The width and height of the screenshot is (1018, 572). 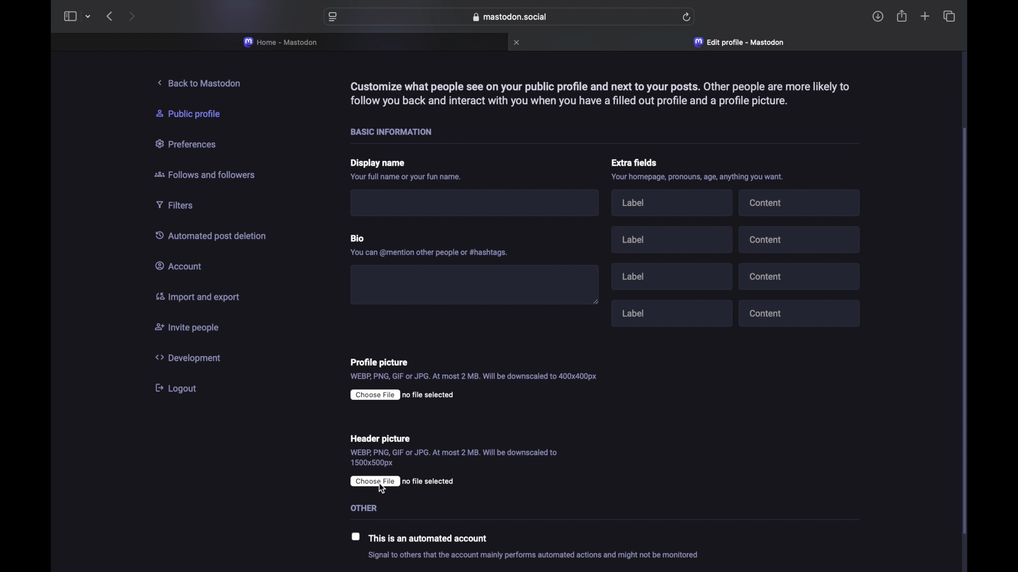 I want to click on , so click(x=372, y=507).